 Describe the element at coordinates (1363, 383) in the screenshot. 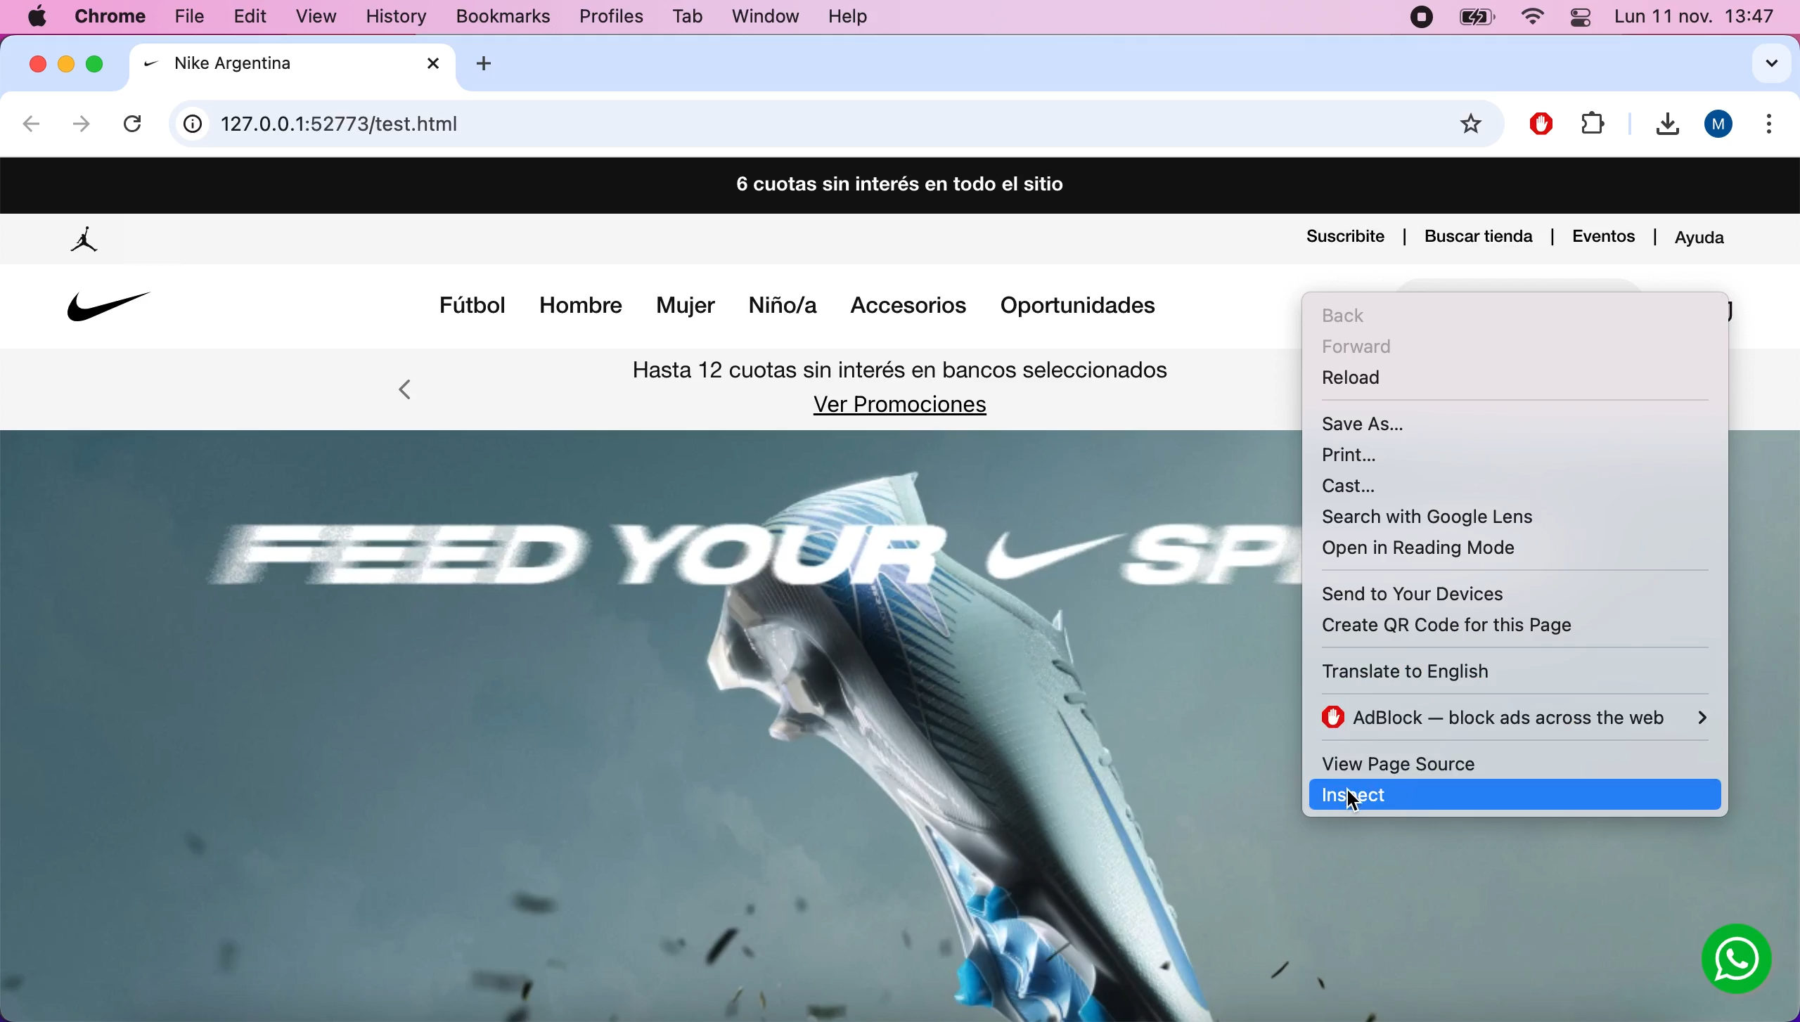

I see `reload` at that location.